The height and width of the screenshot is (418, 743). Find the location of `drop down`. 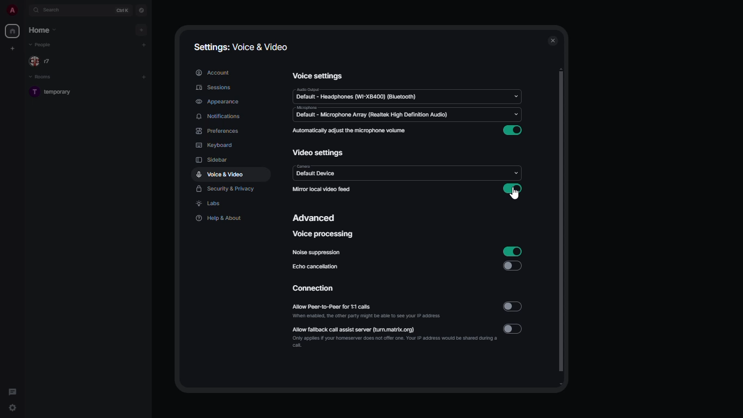

drop down is located at coordinates (517, 115).